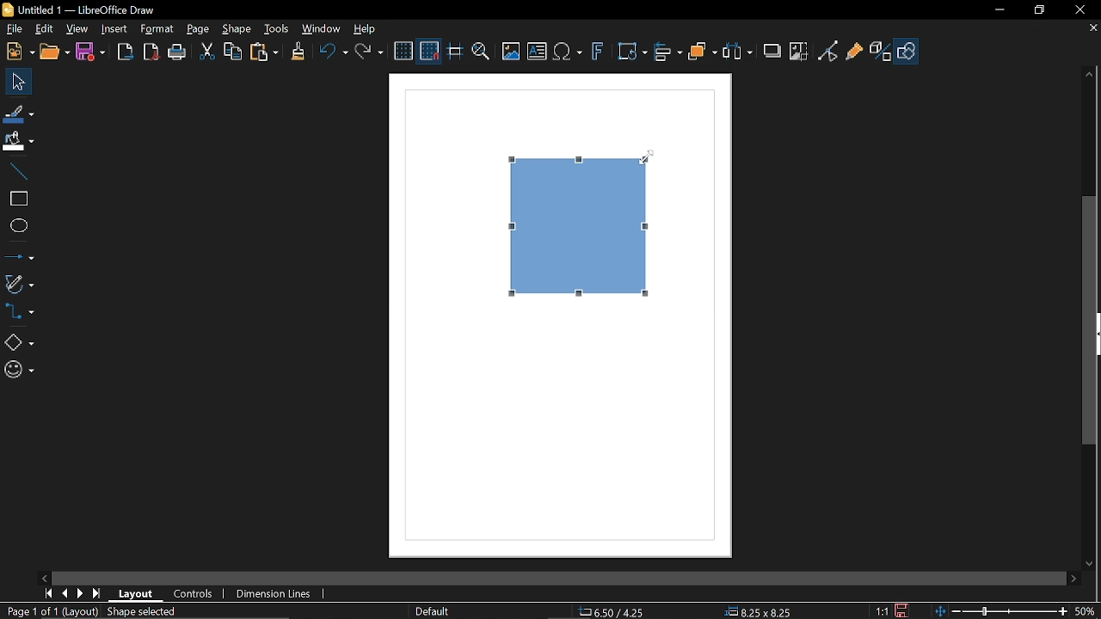 Image resolution: width=1101 pixels, height=619 pixels. What do you see at coordinates (17, 198) in the screenshot?
I see `Rectangle` at bounding box center [17, 198].